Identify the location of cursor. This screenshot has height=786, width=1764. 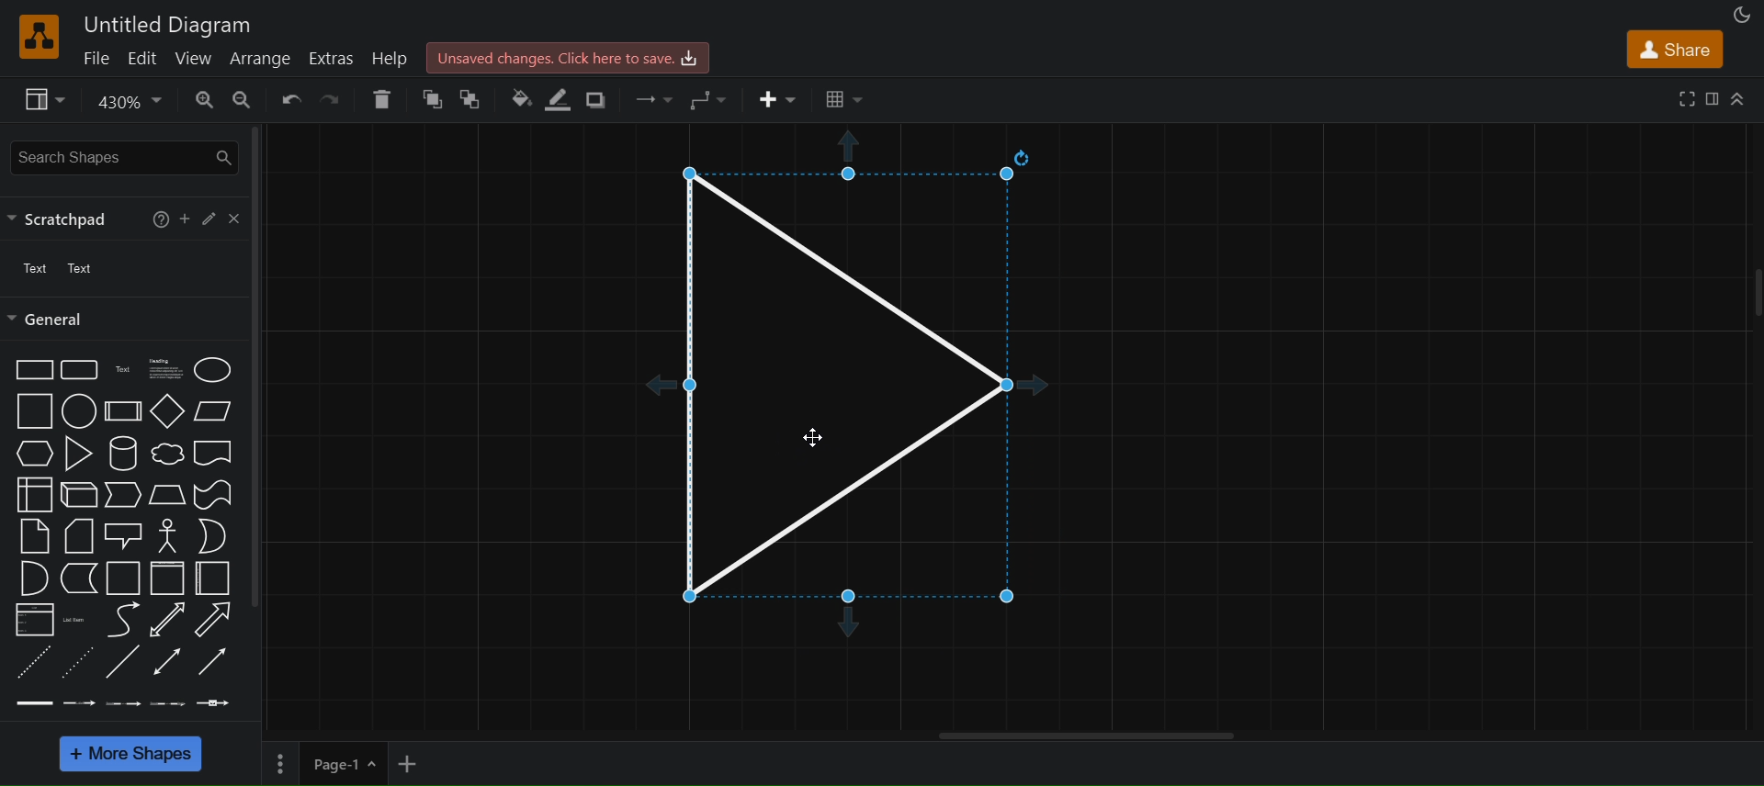
(808, 436).